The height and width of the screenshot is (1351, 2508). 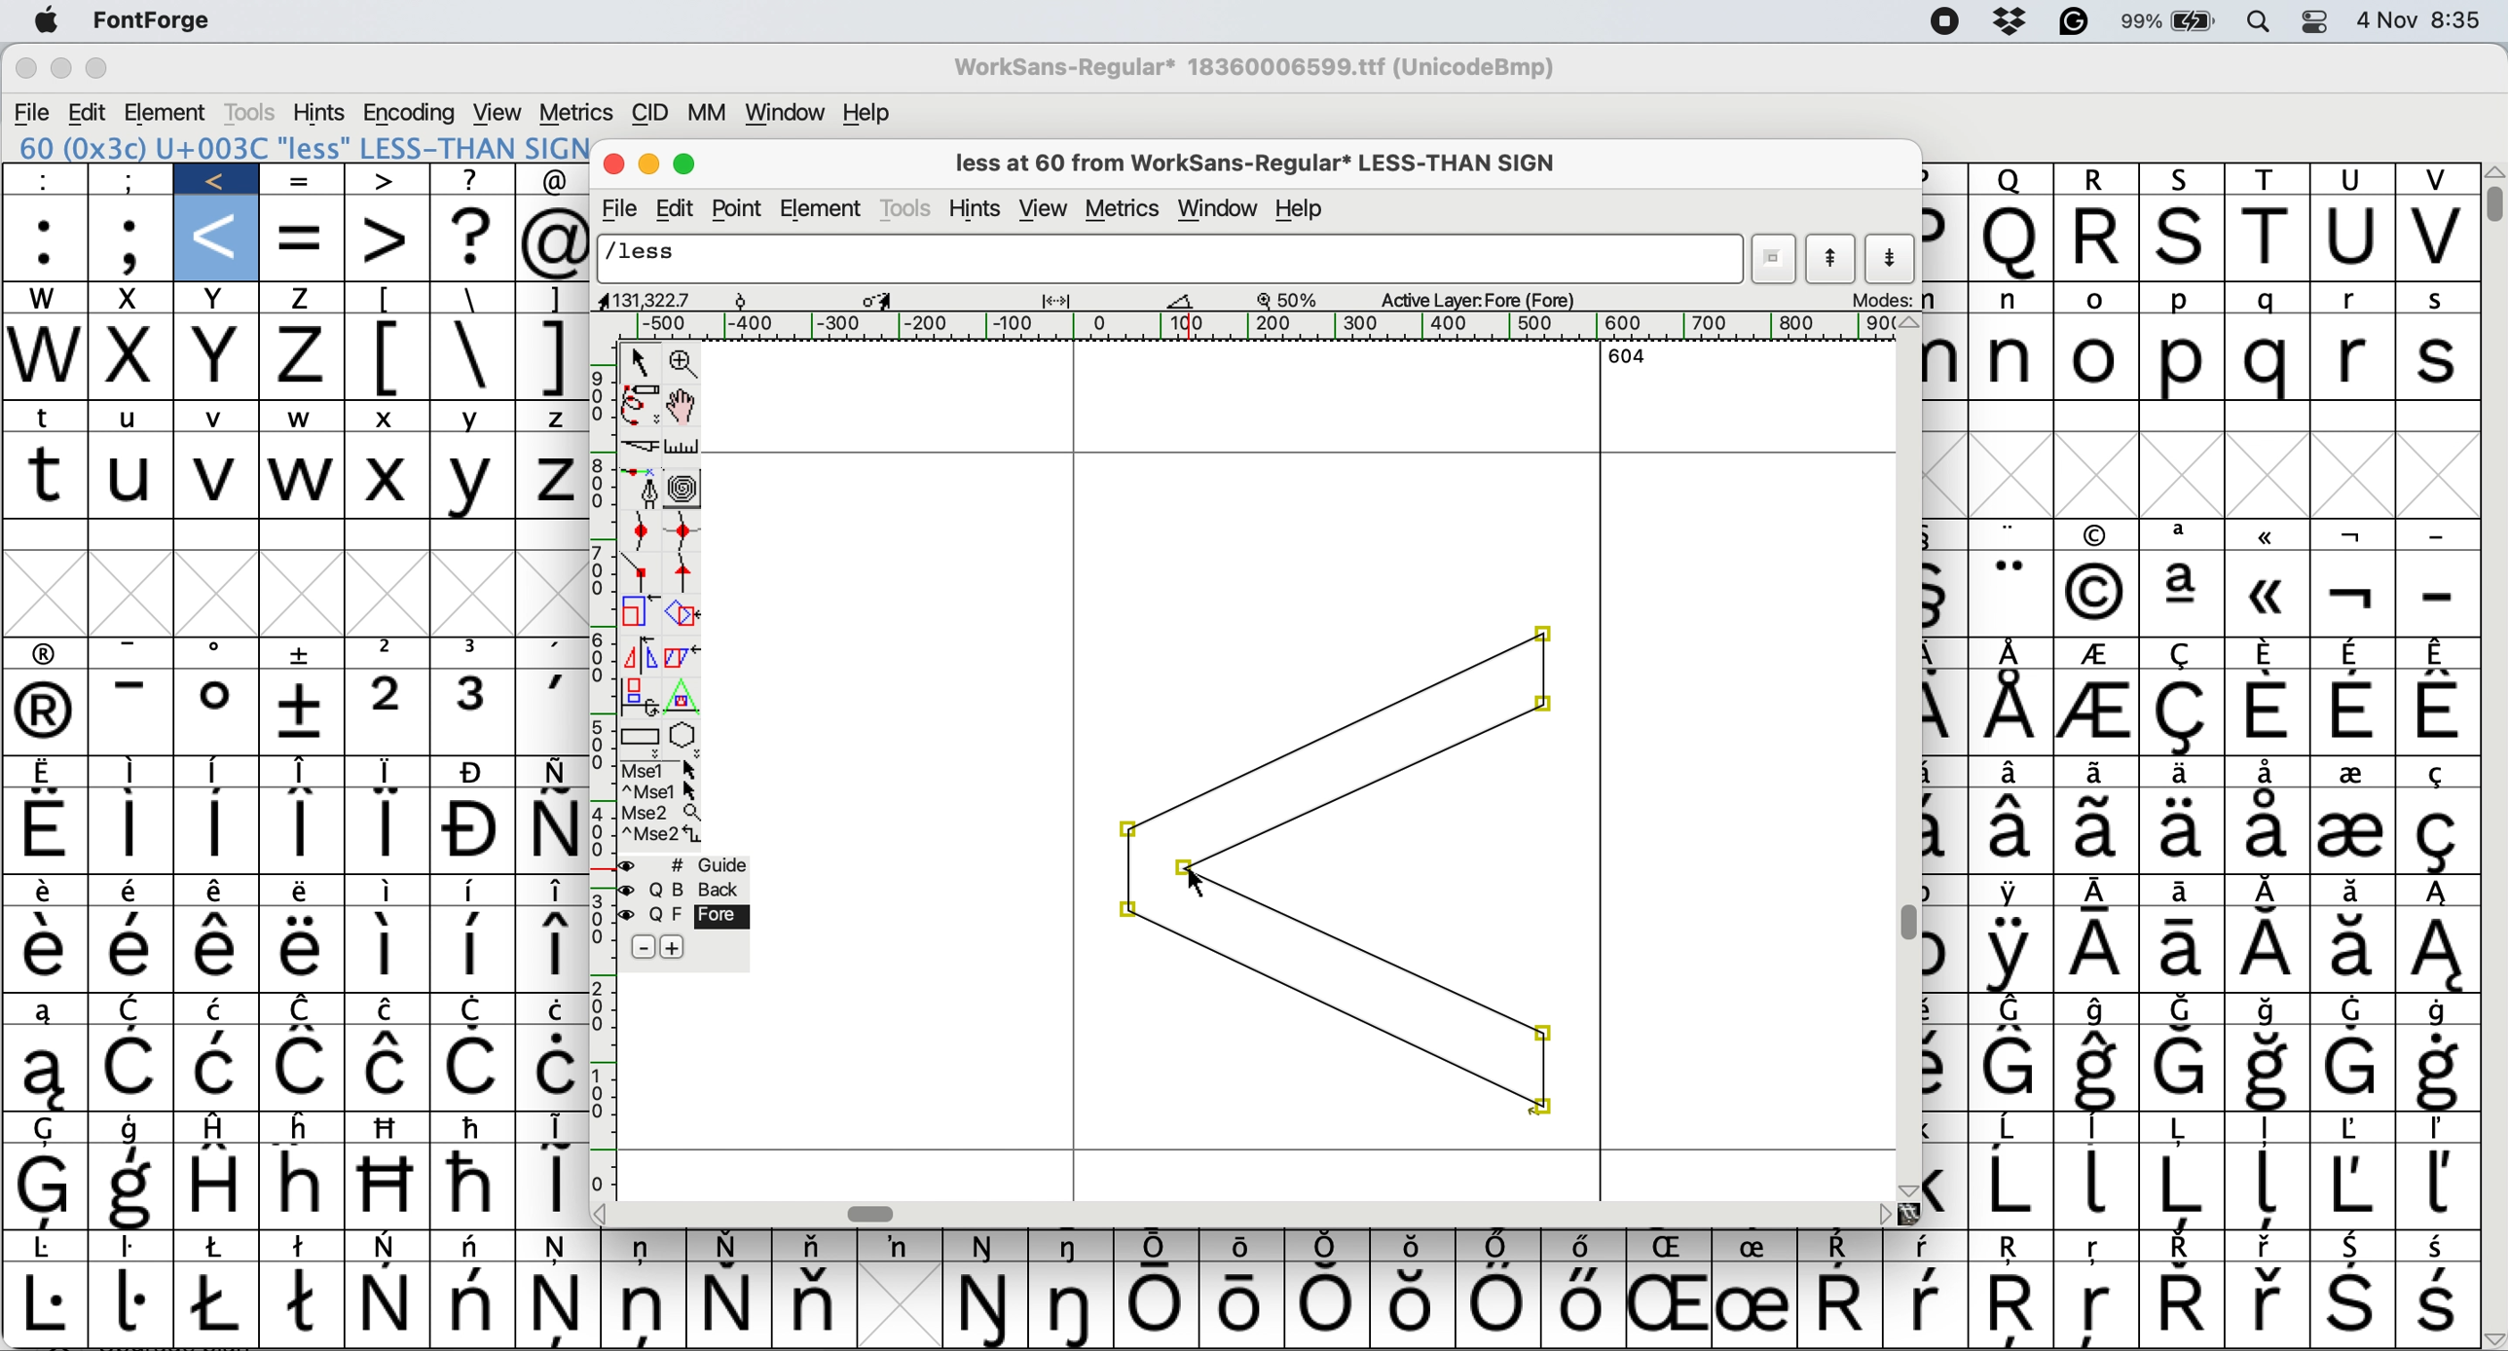 What do you see at coordinates (386, 181) in the screenshot?
I see `>` at bounding box center [386, 181].